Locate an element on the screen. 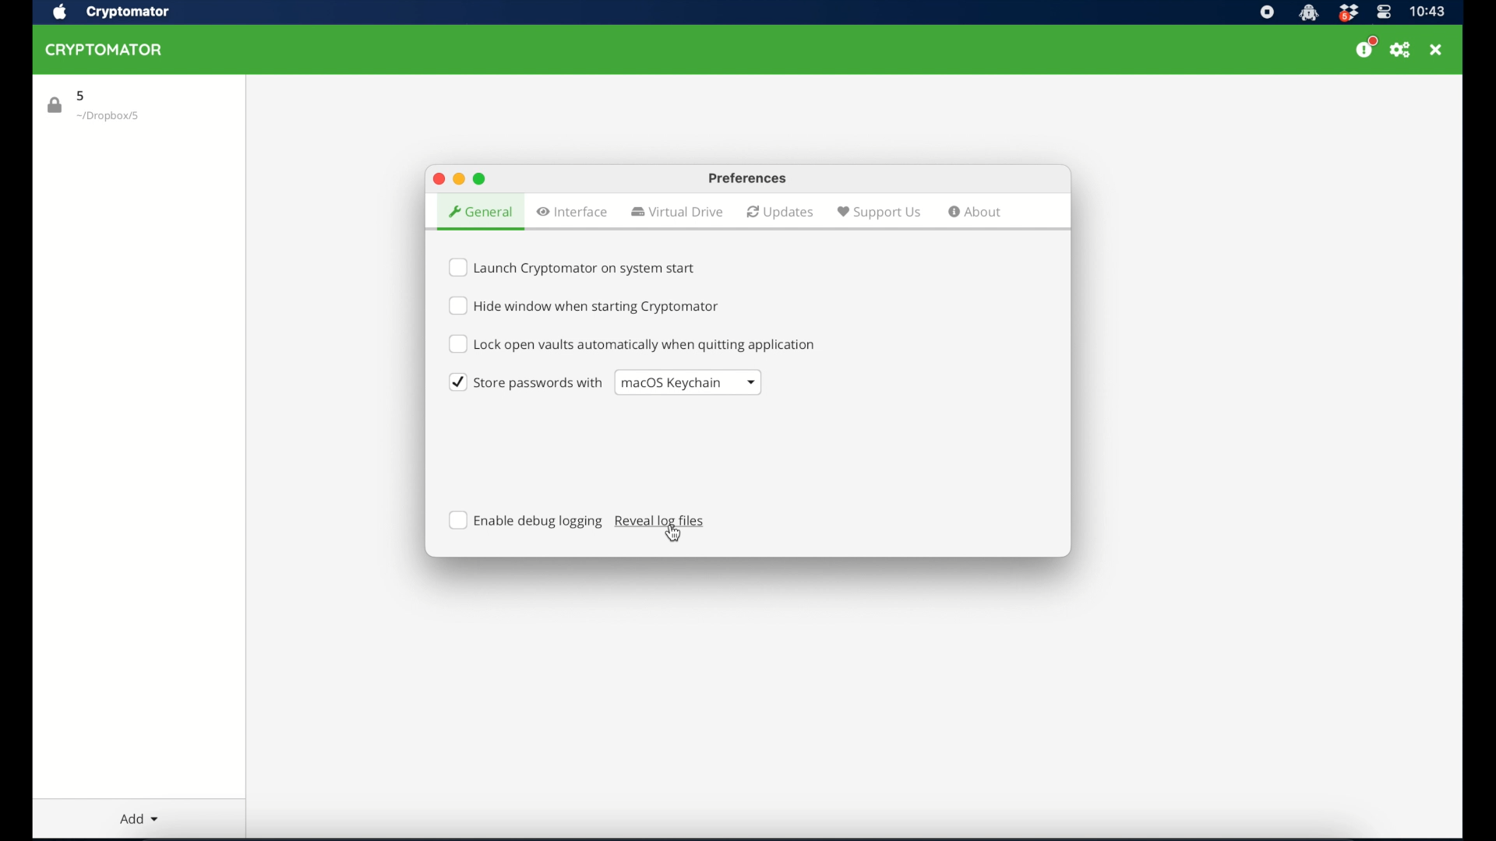  support us is located at coordinates (1367, 48).